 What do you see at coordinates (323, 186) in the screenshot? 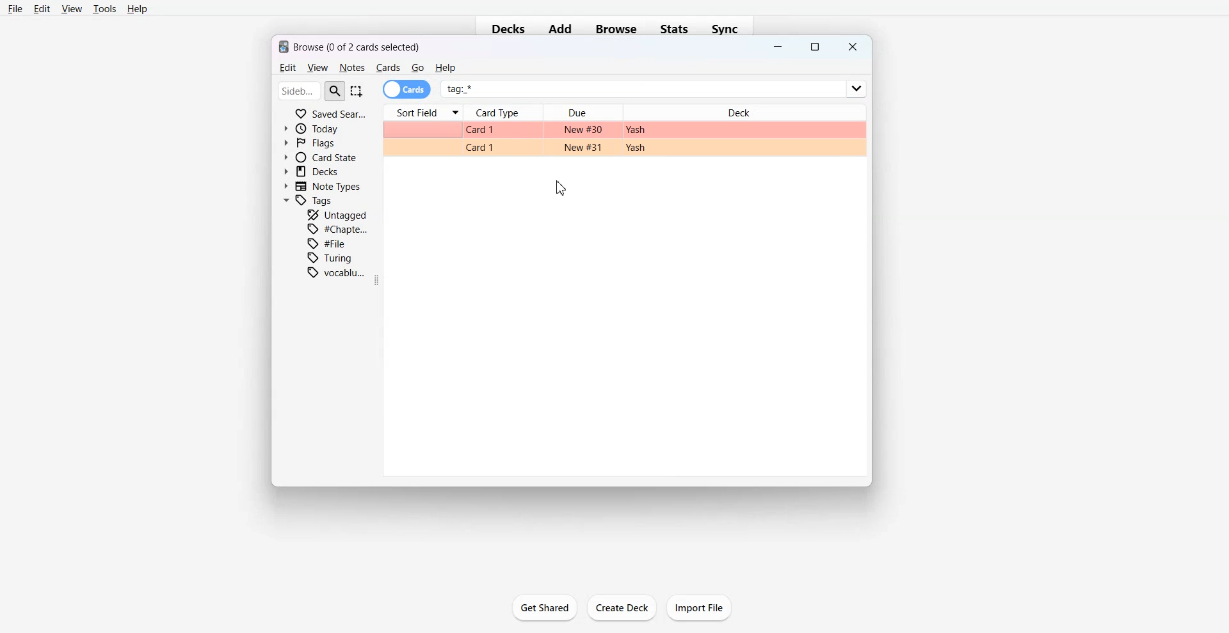
I see `Note Types` at bounding box center [323, 186].